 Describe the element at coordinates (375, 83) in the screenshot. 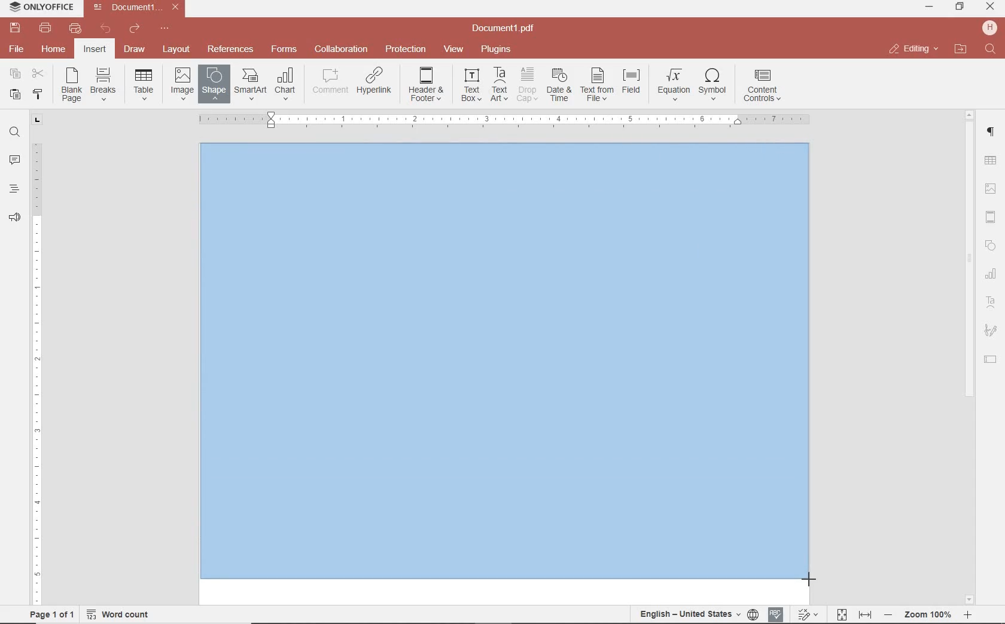

I see `ADD HYPERLINK` at that location.